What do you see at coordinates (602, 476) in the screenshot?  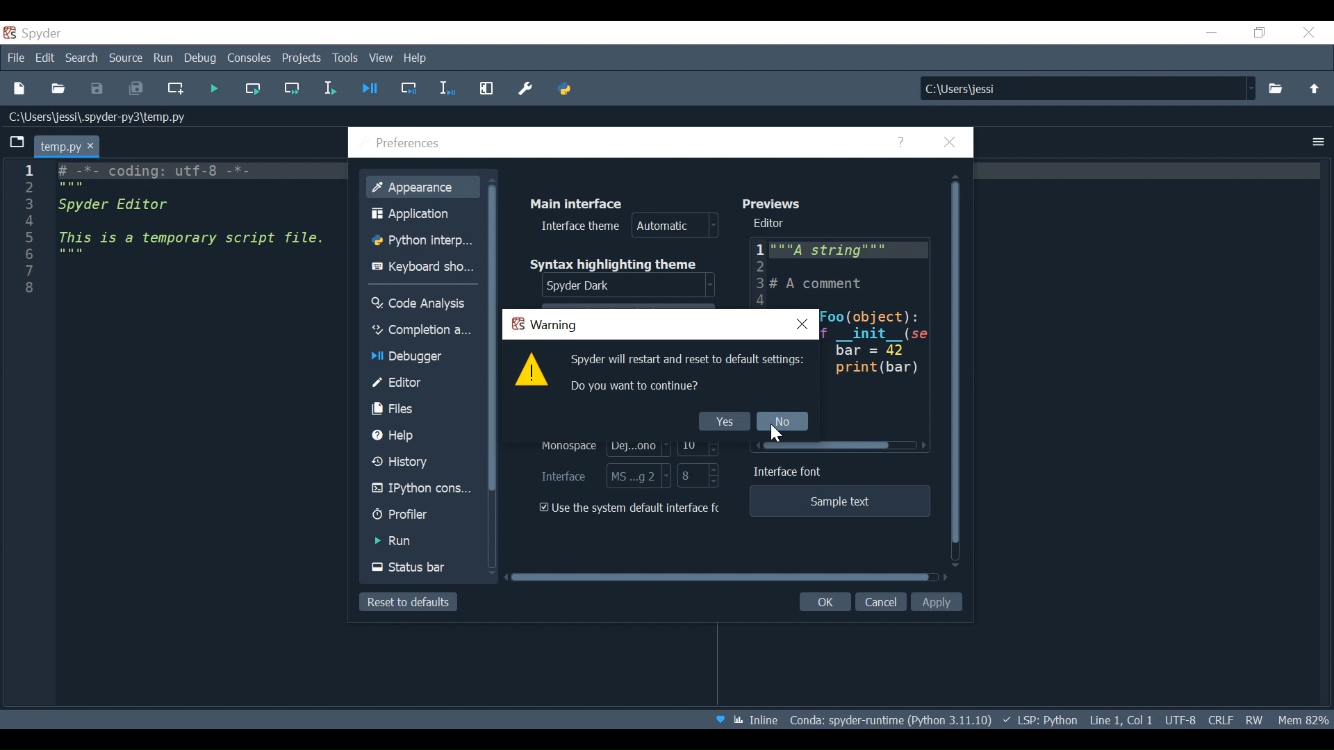 I see `Interface fonts` at bounding box center [602, 476].